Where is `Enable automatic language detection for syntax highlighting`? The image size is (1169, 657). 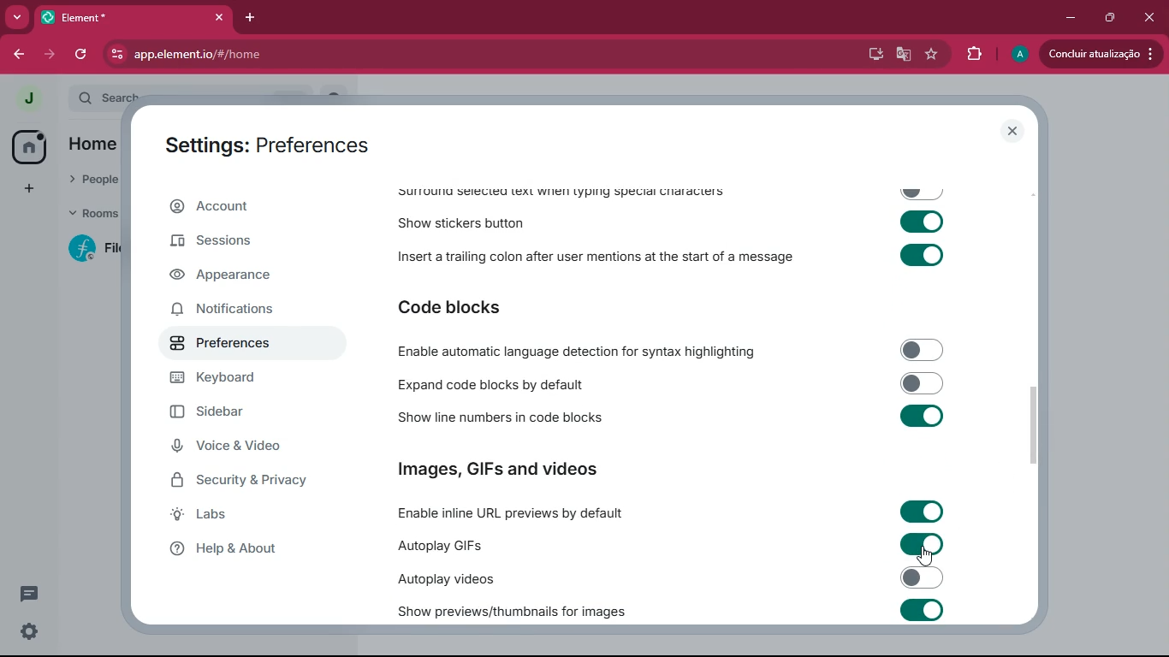 Enable automatic language detection for syntax highlighting is located at coordinates (668, 350).